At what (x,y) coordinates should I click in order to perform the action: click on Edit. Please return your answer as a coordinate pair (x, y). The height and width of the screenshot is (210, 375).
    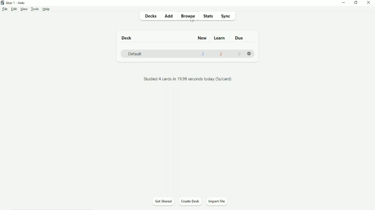
    Looking at the image, I should click on (14, 9).